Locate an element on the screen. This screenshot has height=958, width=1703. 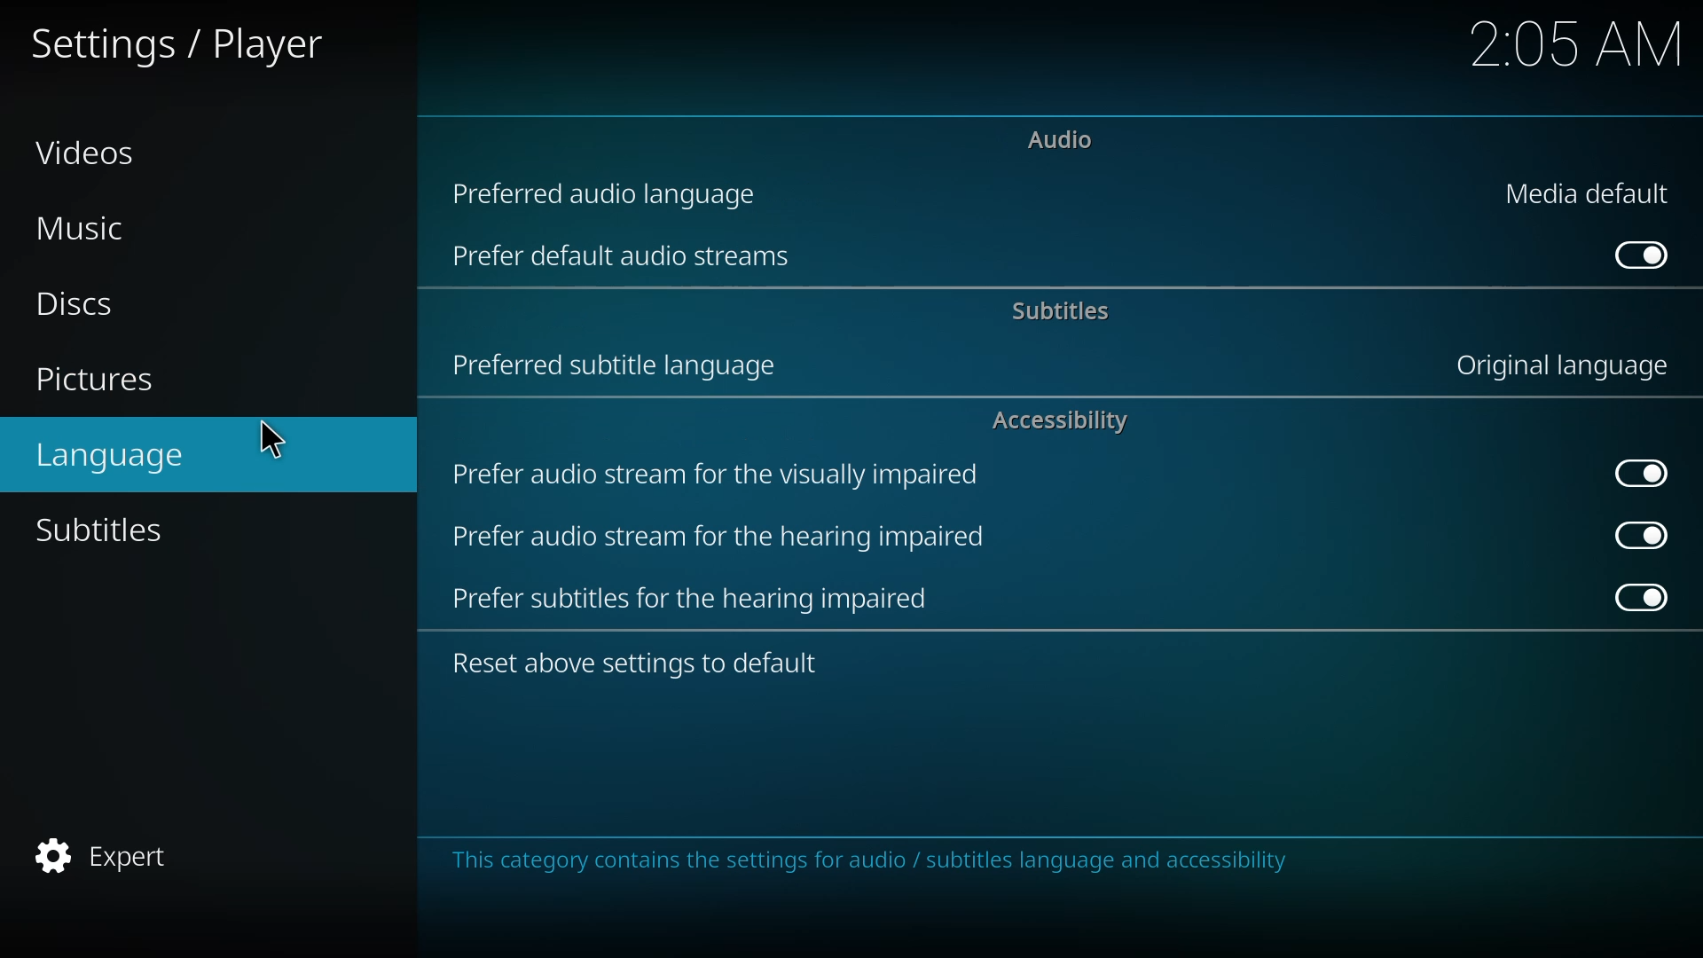
reset to default is located at coordinates (644, 661).